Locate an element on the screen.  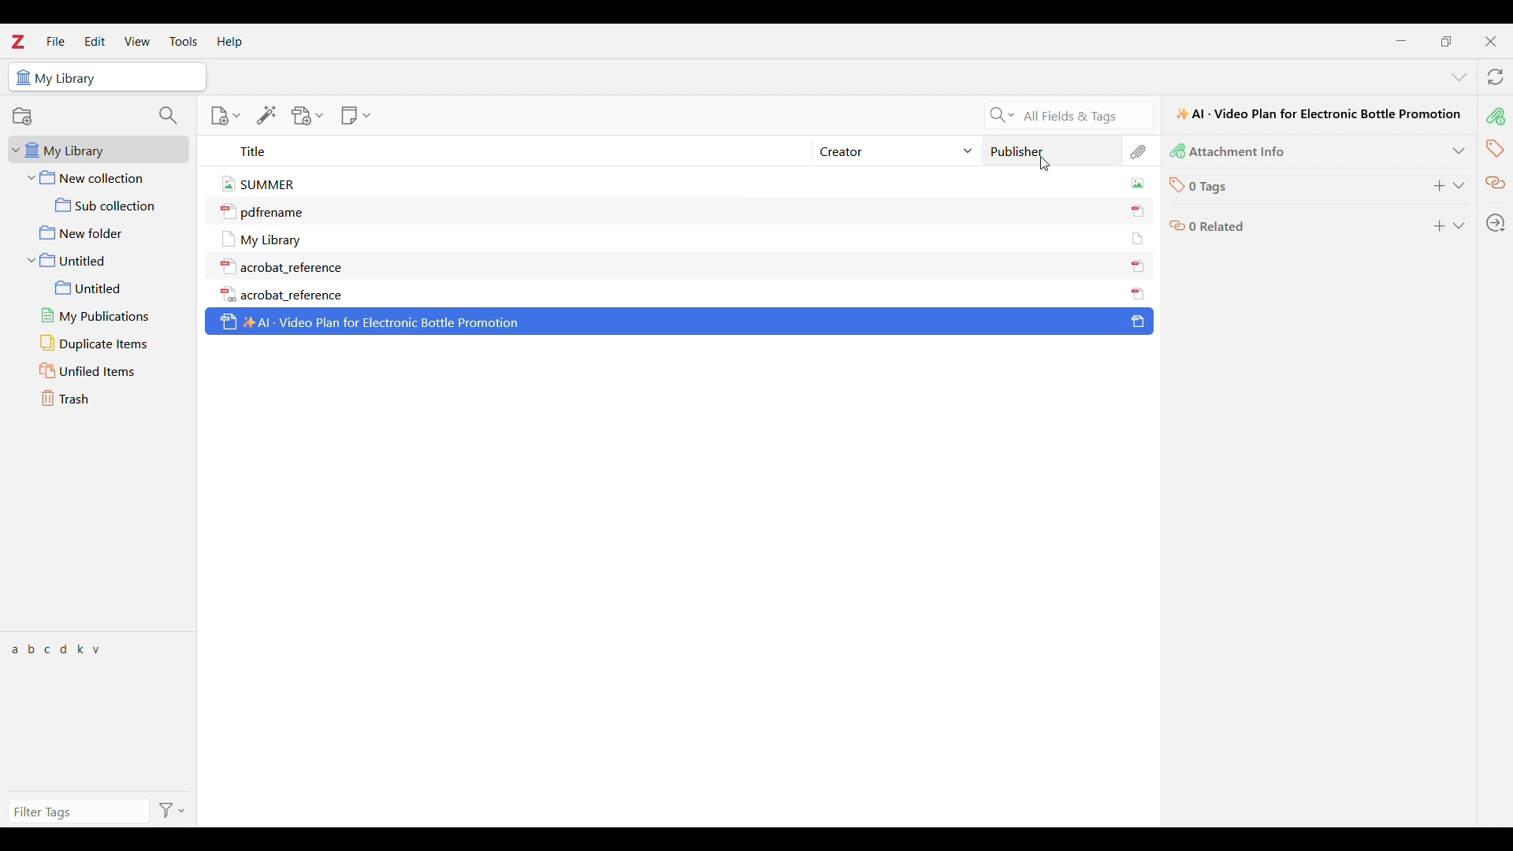
Tools menu is located at coordinates (183, 41).